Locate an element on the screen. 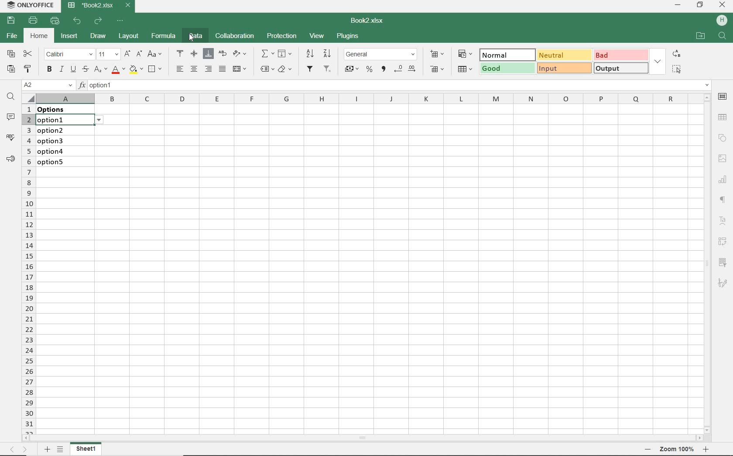 The width and height of the screenshot is (733, 456). CHART is located at coordinates (723, 181).